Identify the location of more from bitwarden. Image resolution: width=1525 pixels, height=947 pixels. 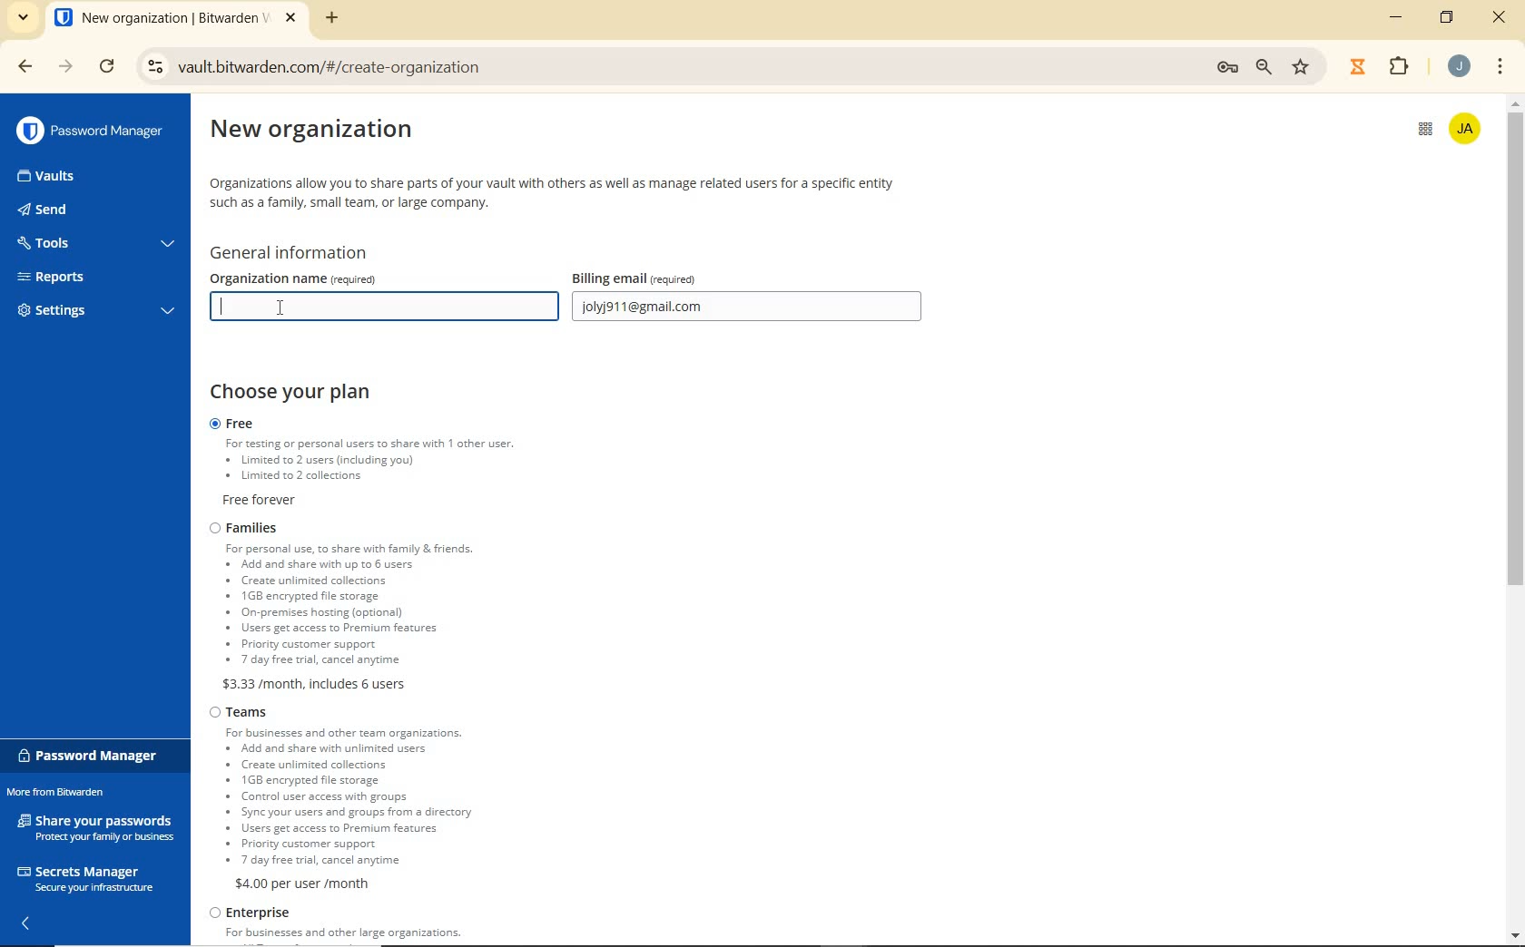
(66, 794).